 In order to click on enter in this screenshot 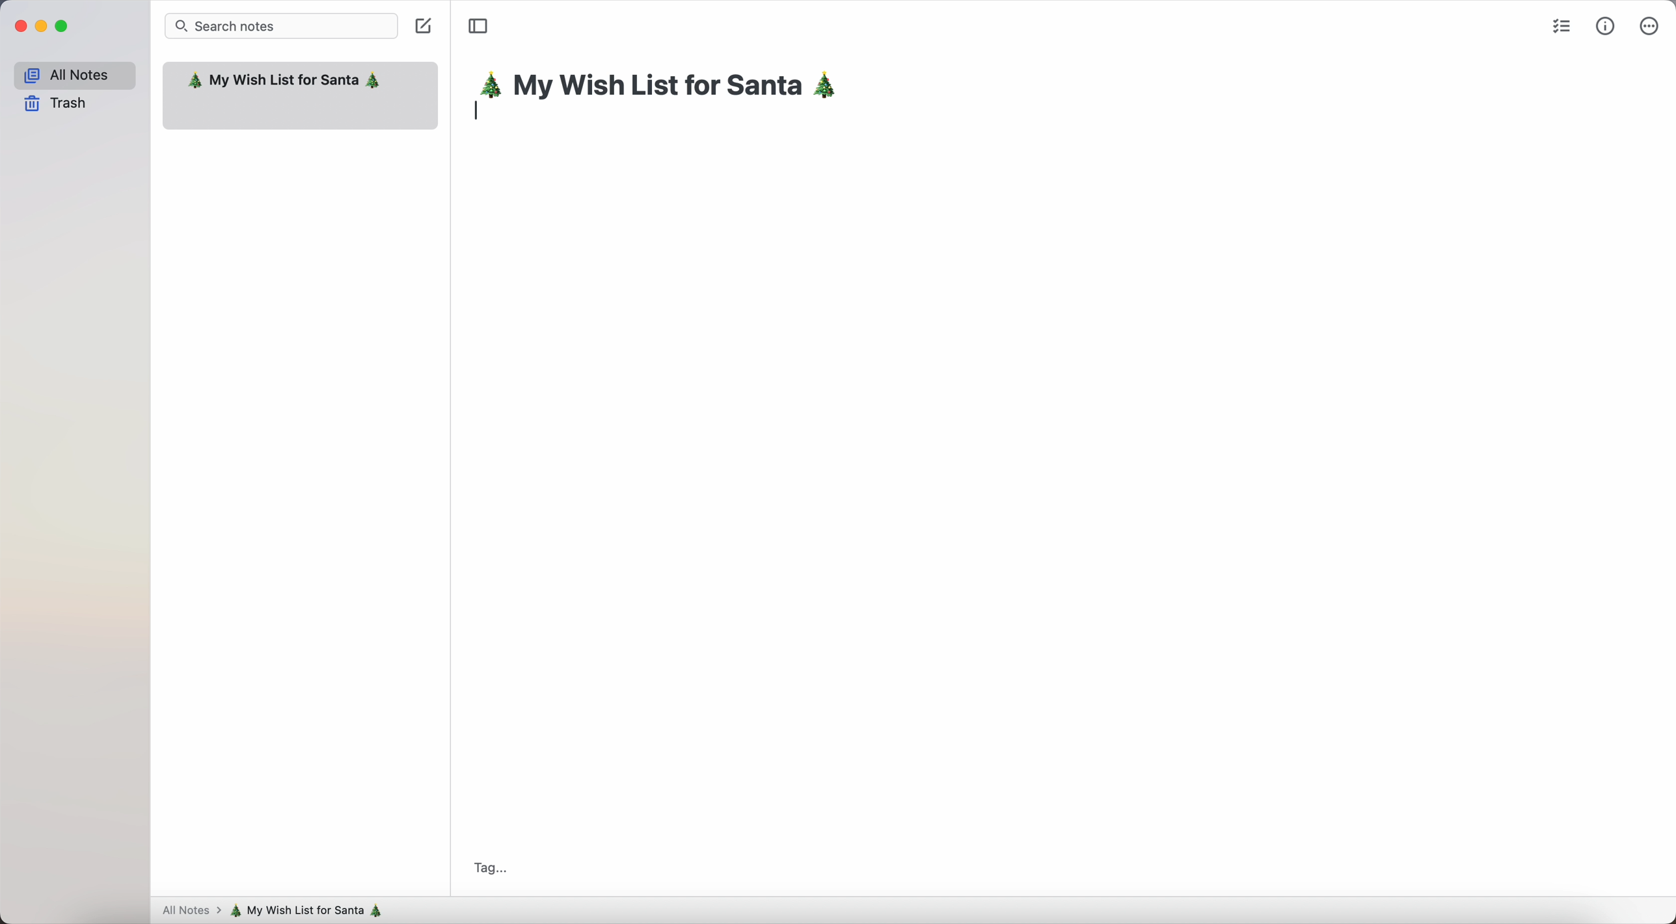, I will do `click(480, 111)`.